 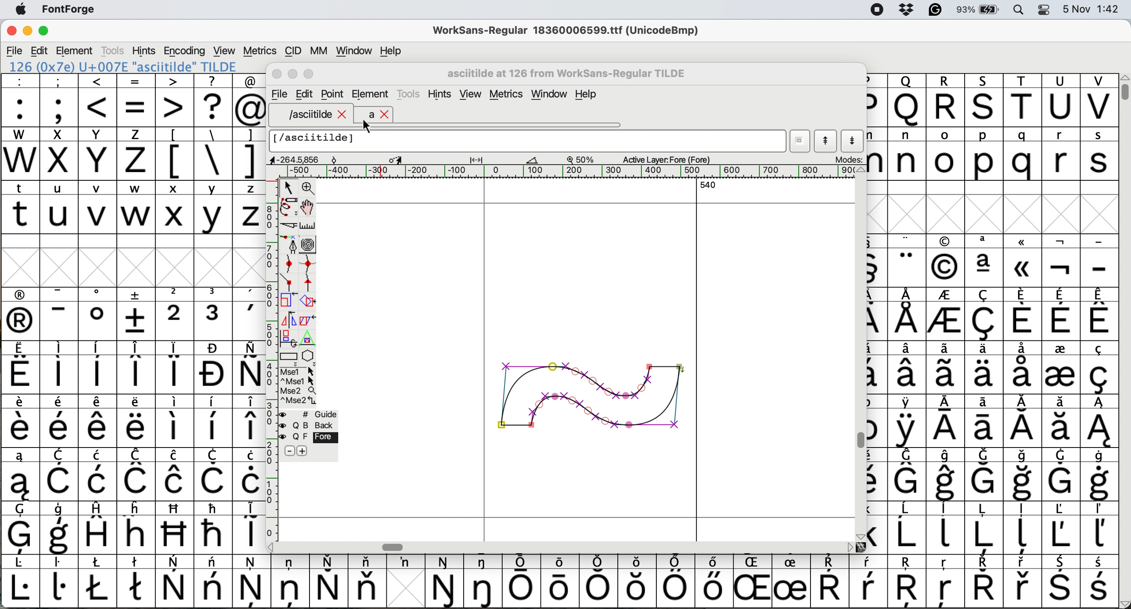 I want to click on symbol, so click(x=137, y=367).